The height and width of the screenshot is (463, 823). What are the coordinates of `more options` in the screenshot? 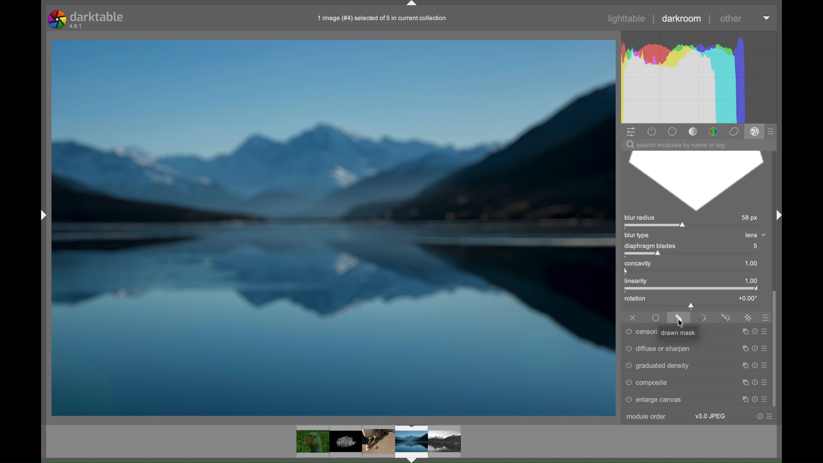 It's located at (764, 364).